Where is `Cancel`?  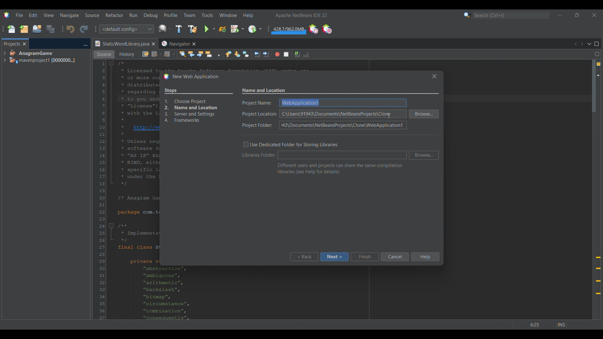
Cancel is located at coordinates (394, 257).